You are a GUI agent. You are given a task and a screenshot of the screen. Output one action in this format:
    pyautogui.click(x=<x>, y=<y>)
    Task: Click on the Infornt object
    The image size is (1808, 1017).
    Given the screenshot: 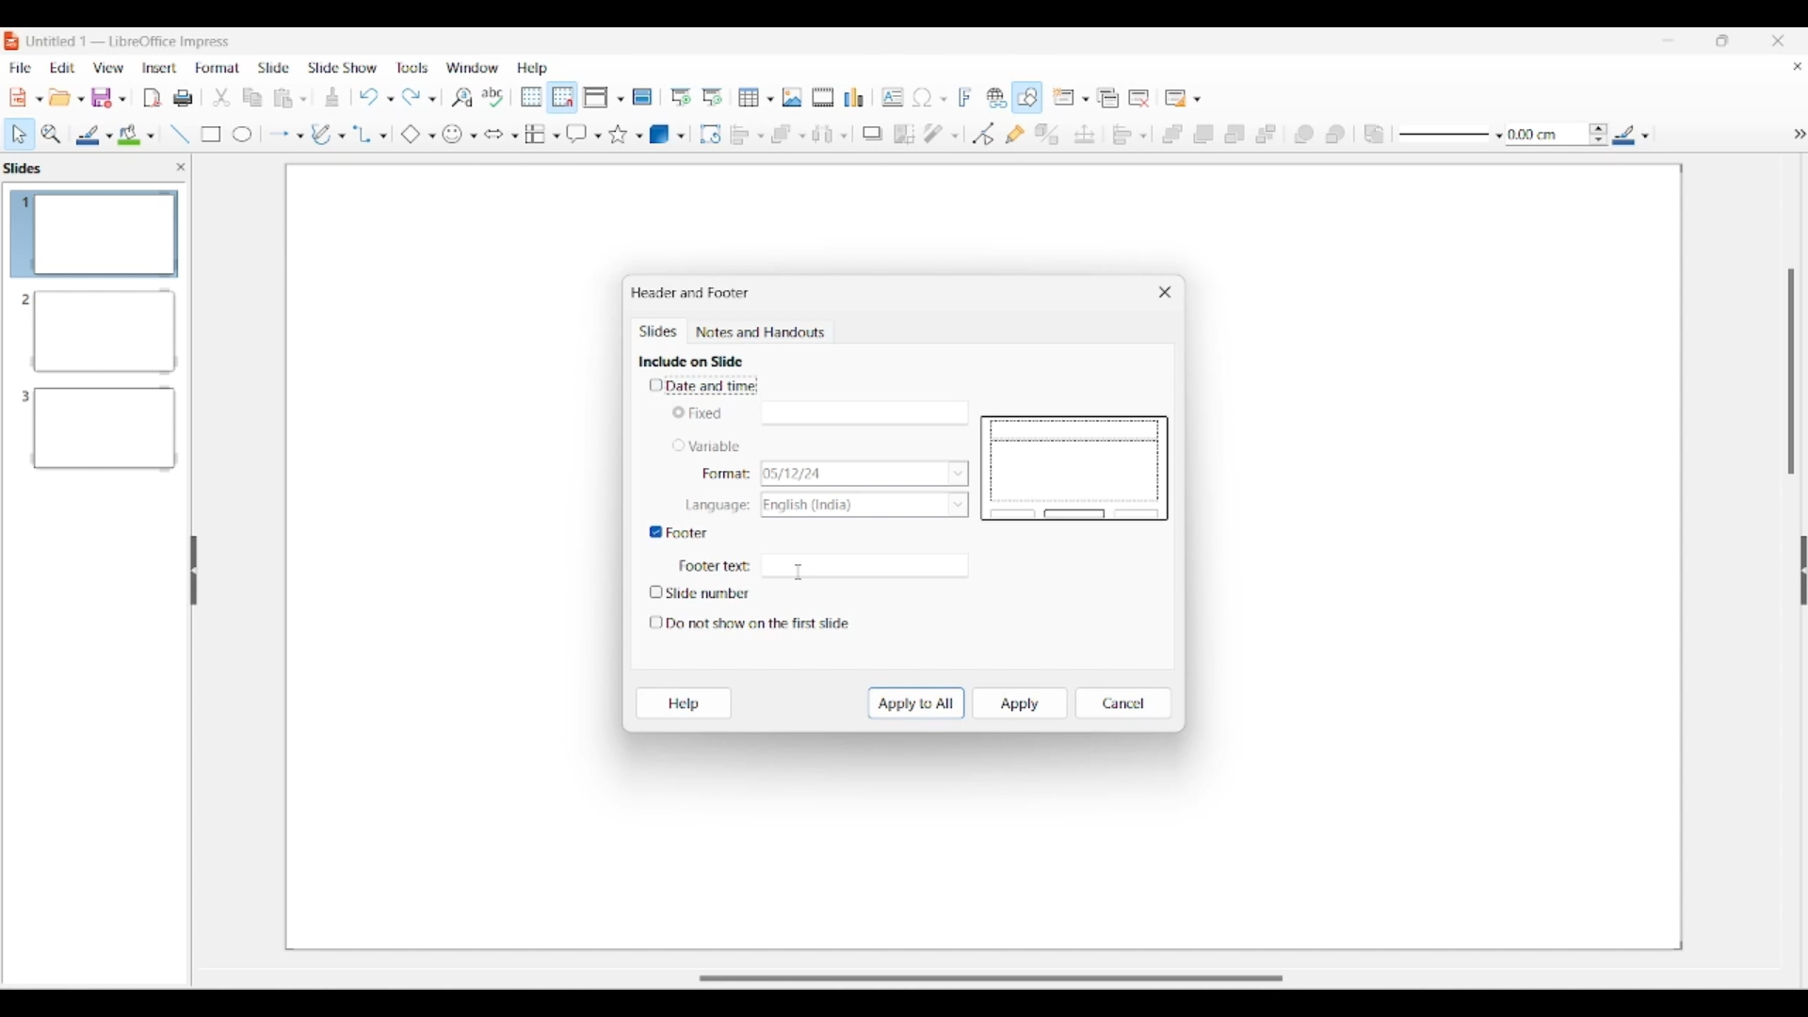 What is the action you would take?
    pyautogui.click(x=1304, y=135)
    